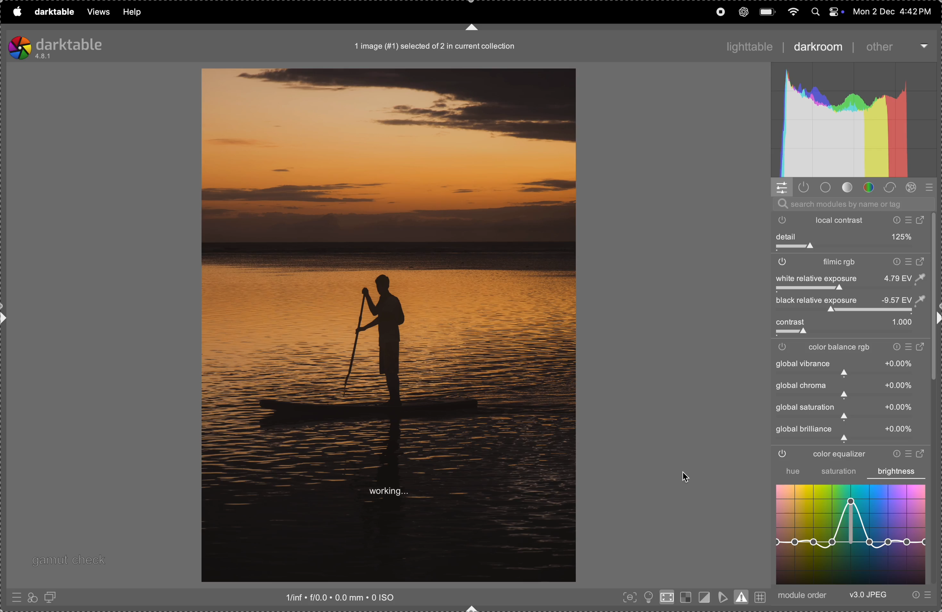 The image size is (942, 612). What do you see at coordinates (133, 12) in the screenshot?
I see `help` at bounding box center [133, 12].